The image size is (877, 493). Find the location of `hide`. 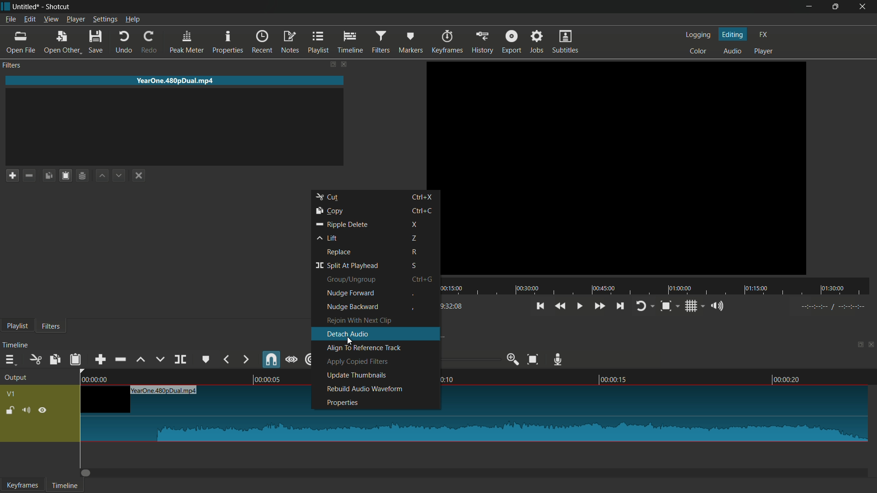

hide is located at coordinates (43, 411).